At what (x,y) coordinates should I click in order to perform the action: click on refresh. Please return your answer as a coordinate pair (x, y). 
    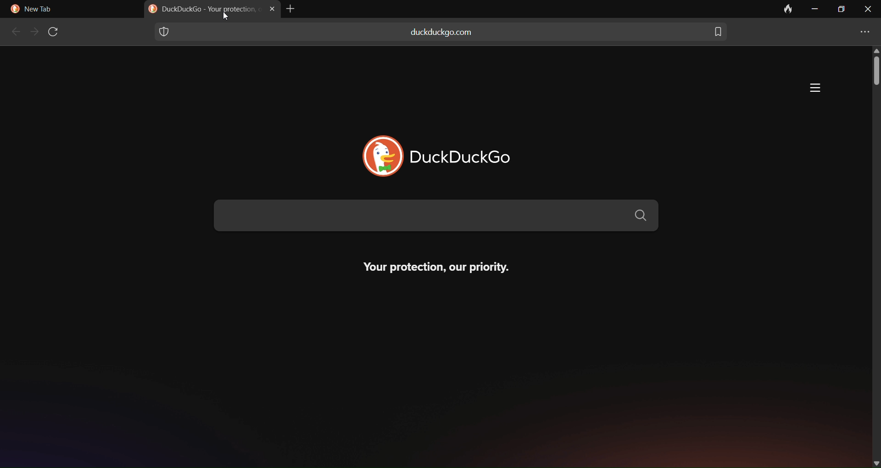
    Looking at the image, I should click on (56, 31).